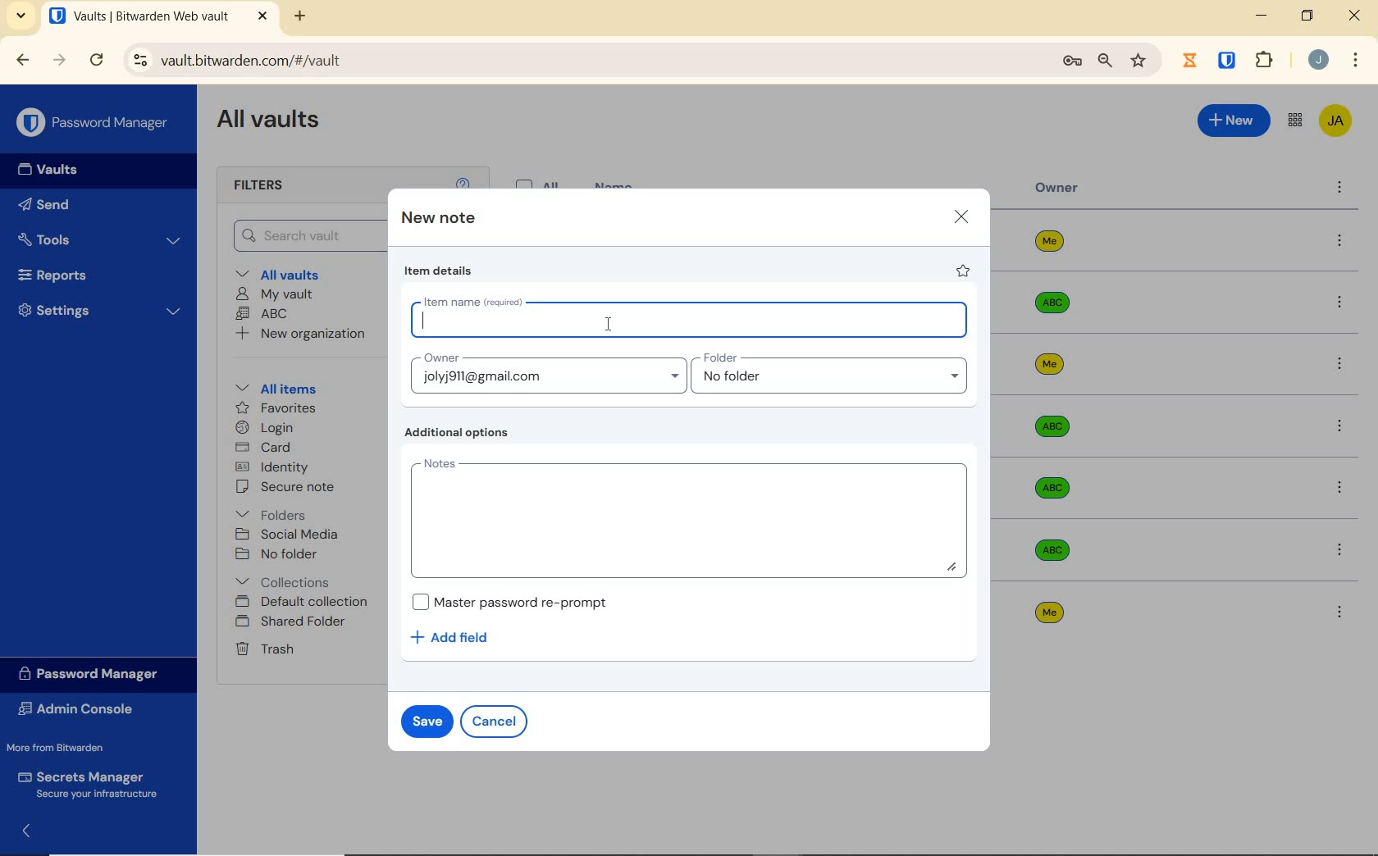 The image size is (1378, 856). What do you see at coordinates (293, 622) in the screenshot?
I see `shared folder` at bounding box center [293, 622].